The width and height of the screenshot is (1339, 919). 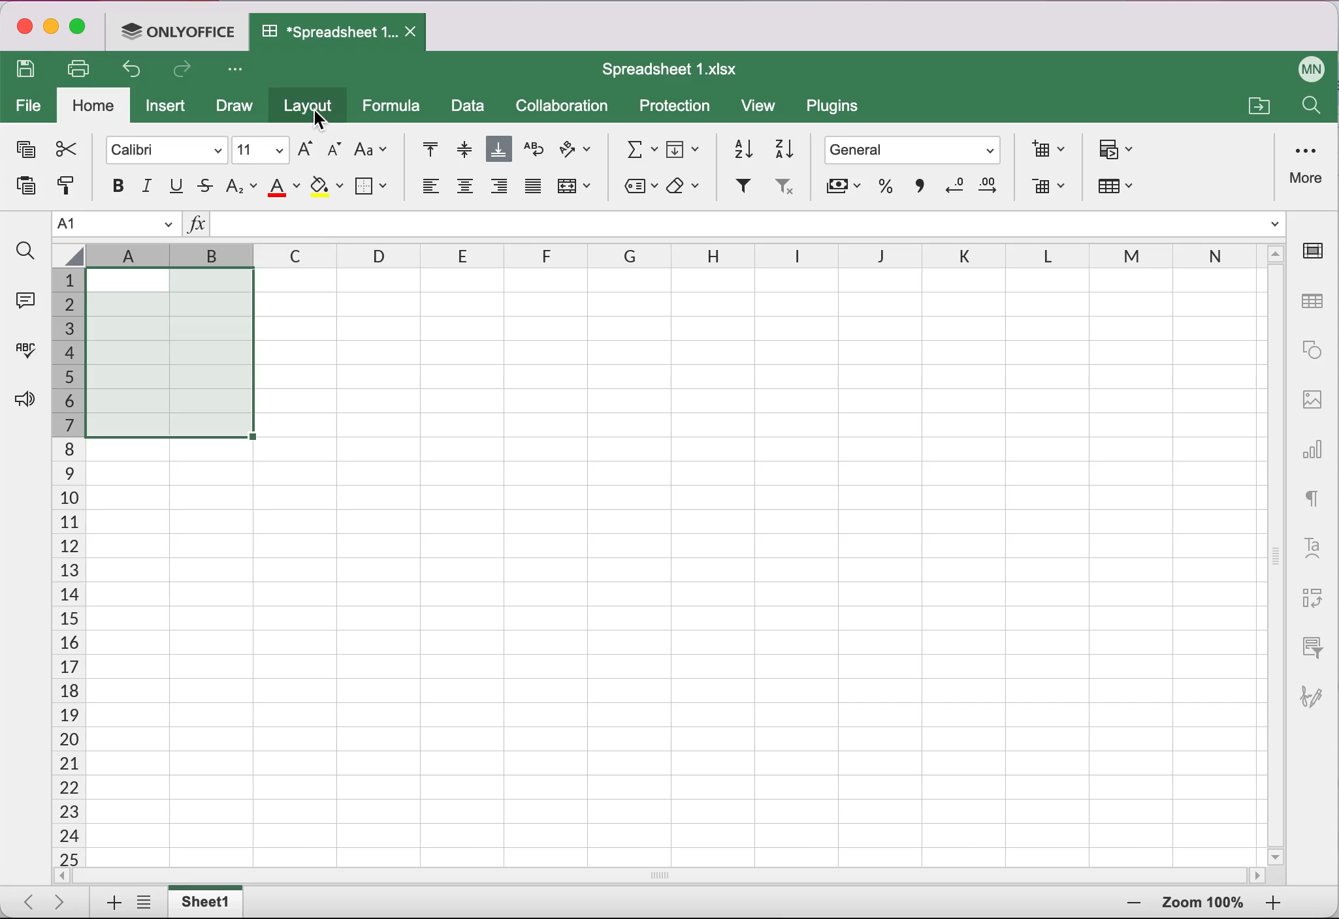 I want to click on image, so click(x=1312, y=397).